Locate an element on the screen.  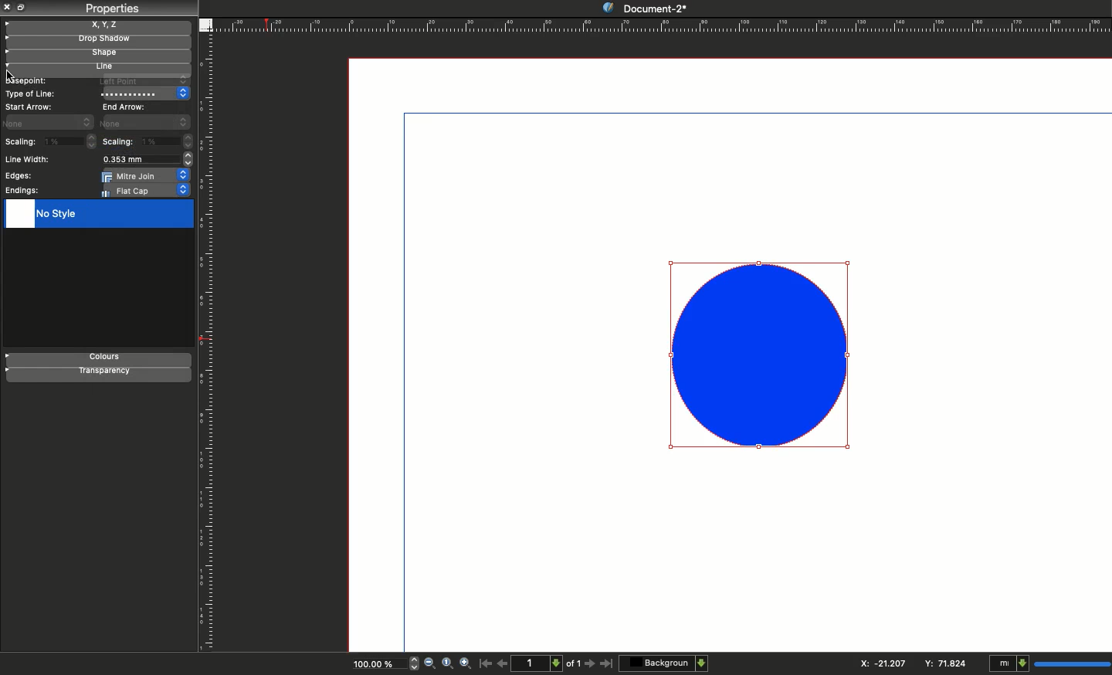
Basepoint is located at coordinates (25, 81).